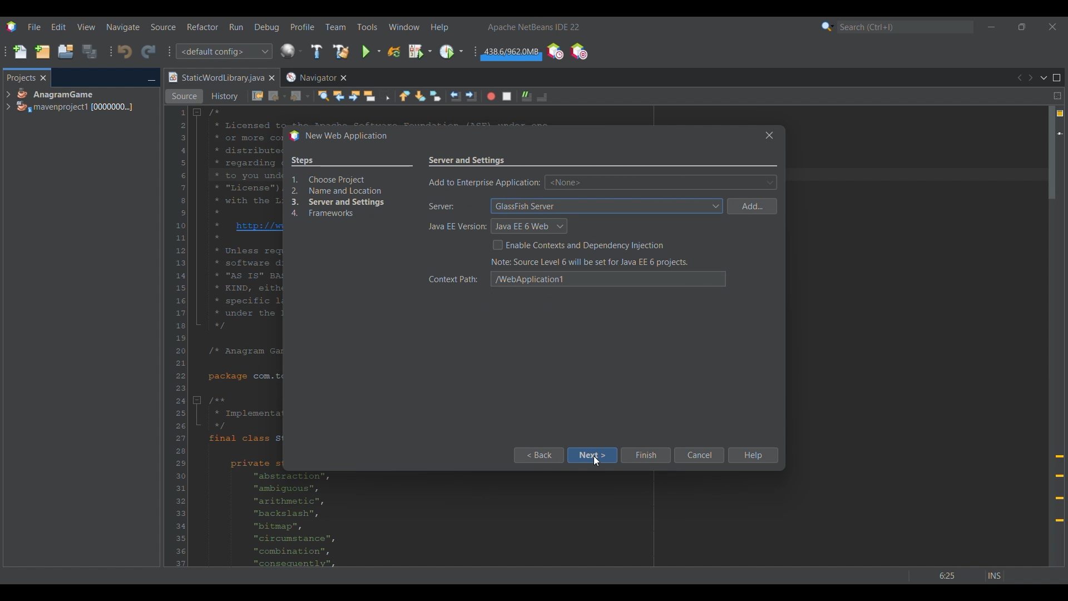  I want to click on Text box, so click(609, 283).